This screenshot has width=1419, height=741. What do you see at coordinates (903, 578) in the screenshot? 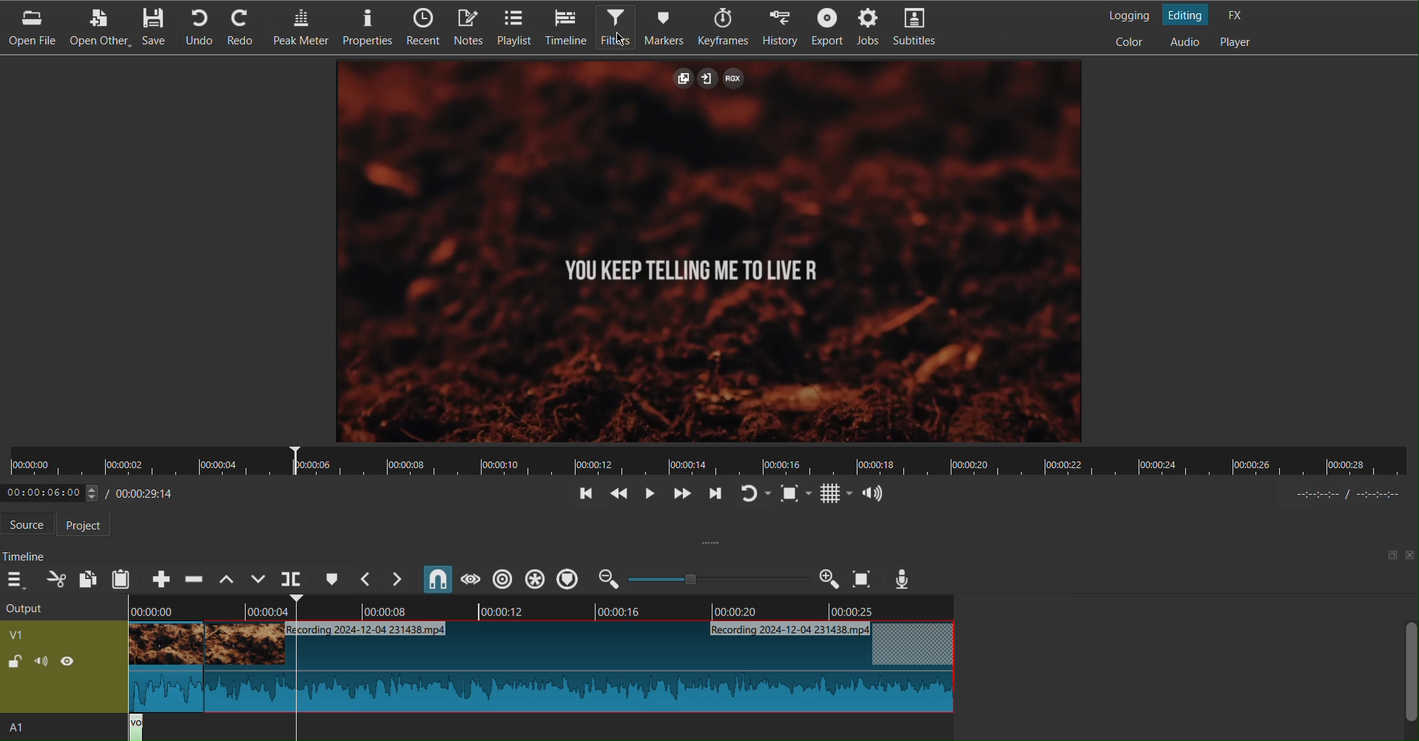
I see `Voiceover` at bounding box center [903, 578].